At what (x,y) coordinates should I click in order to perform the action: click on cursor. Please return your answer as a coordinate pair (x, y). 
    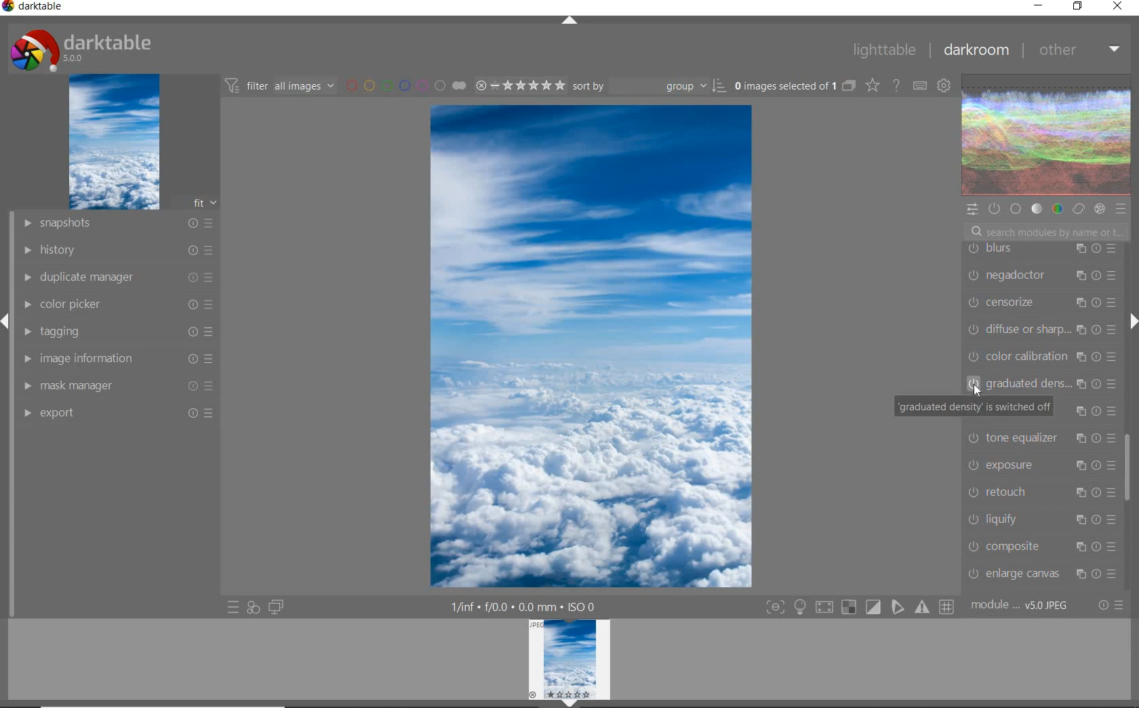
    Looking at the image, I should click on (978, 392).